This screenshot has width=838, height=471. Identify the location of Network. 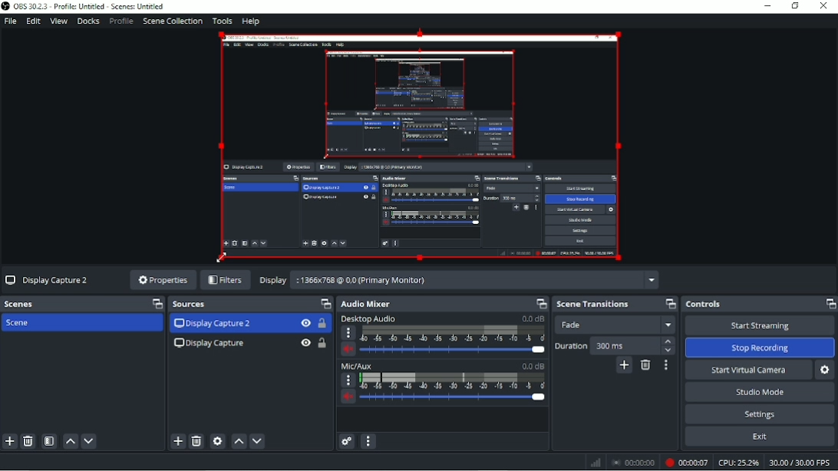
(596, 462).